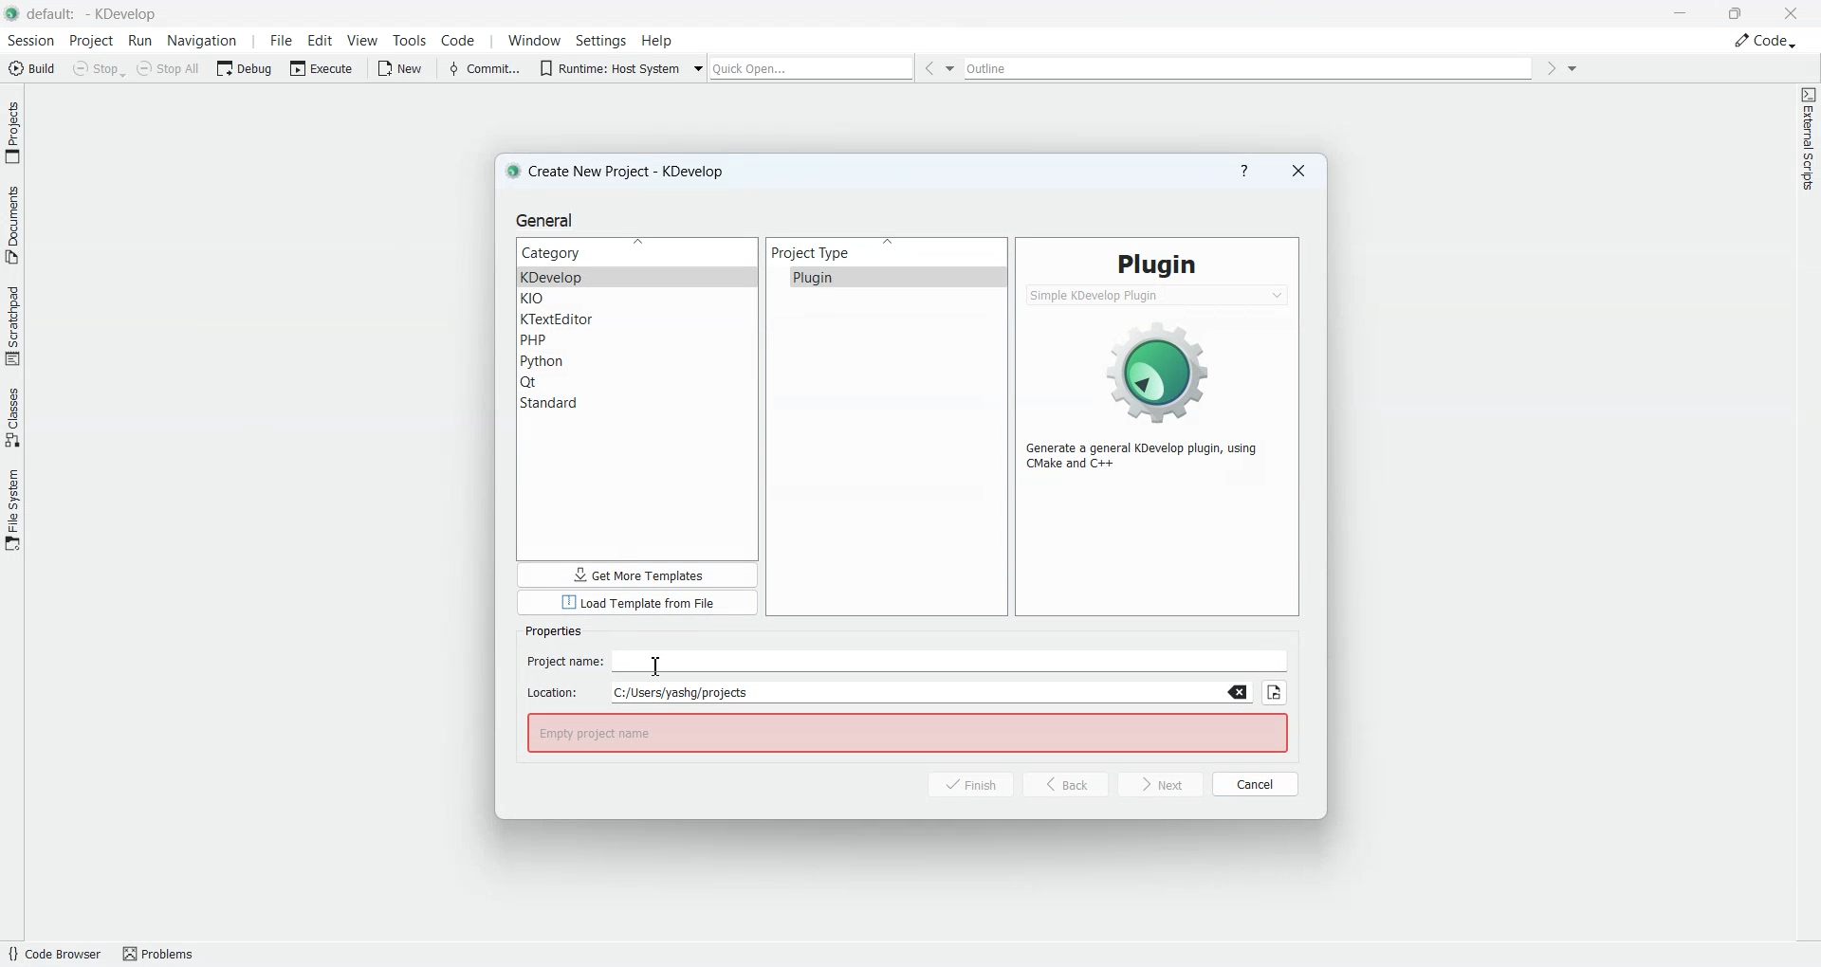 The image size is (1821, 967). I want to click on Code, so click(1765, 40).